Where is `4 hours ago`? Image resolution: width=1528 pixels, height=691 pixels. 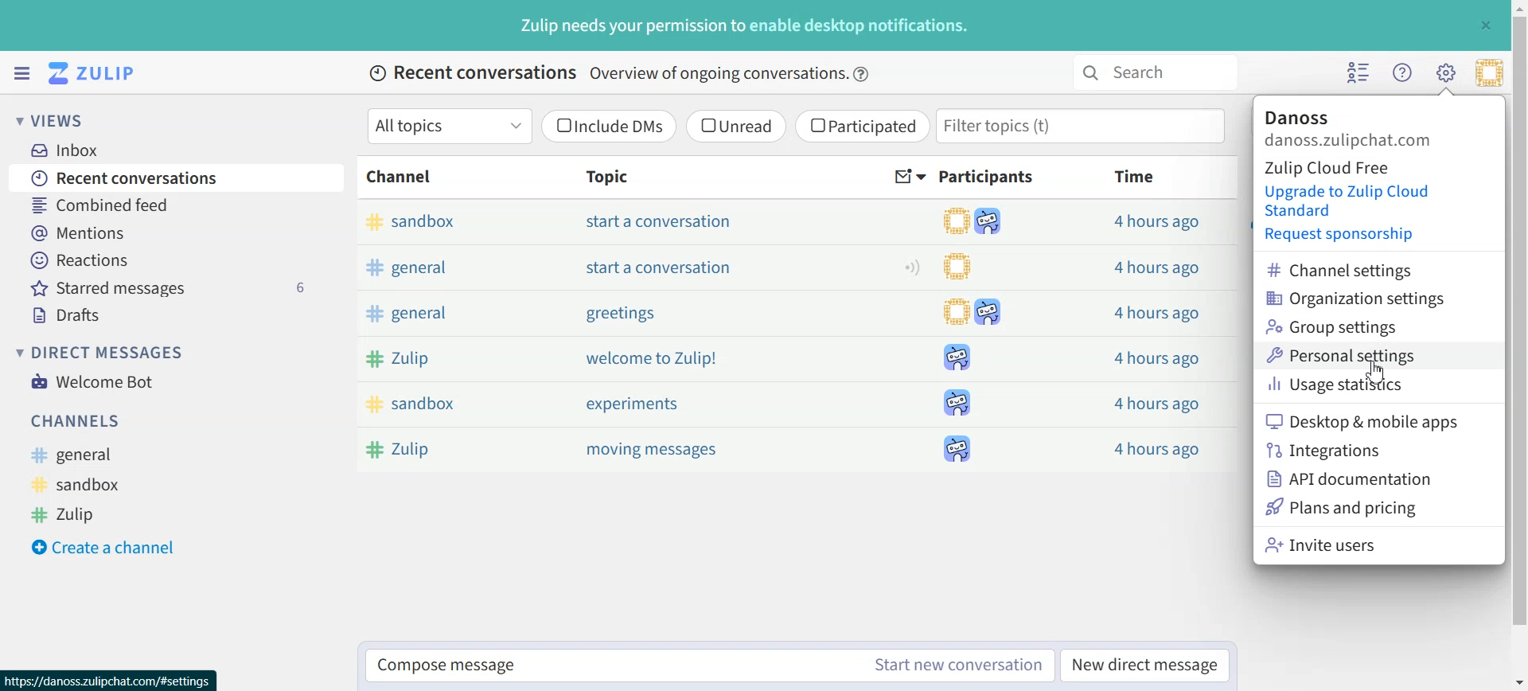 4 hours ago is located at coordinates (1157, 267).